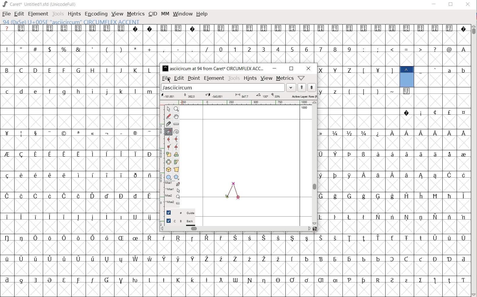 Image resolution: width=477 pixels, height=297 pixels. I want to click on 94 0xSe U+00SE "asciicircum" CIRCUMFLEX ACCENT, so click(406, 76).